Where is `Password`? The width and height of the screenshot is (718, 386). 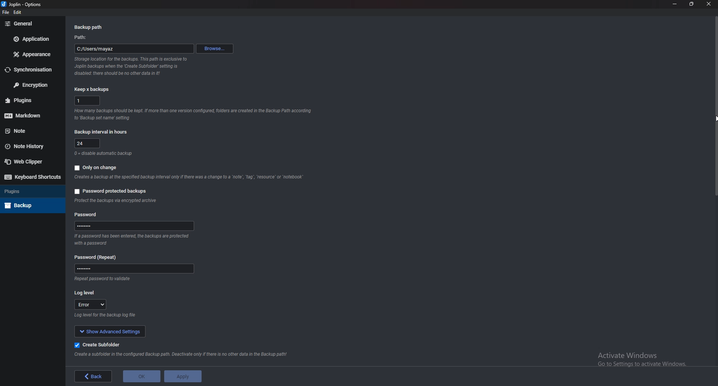
Password is located at coordinates (135, 226).